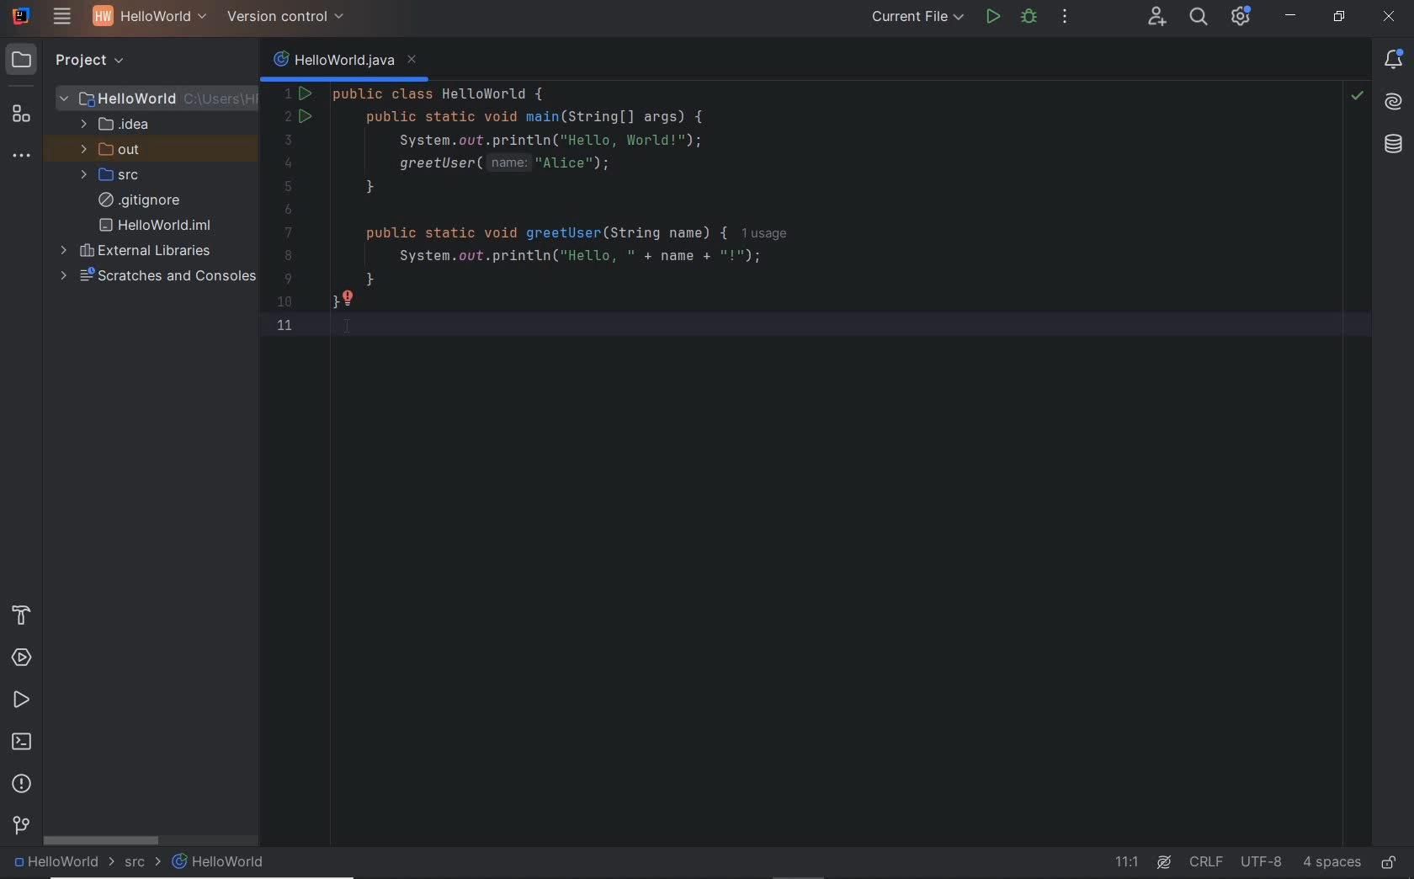  I want to click on src, so click(139, 863).